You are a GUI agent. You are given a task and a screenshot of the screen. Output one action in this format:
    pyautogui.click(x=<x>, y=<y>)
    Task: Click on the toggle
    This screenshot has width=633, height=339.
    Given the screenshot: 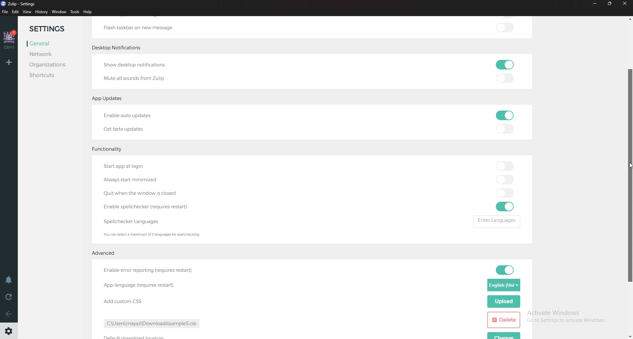 What is the action you would take?
    pyautogui.click(x=506, y=207)
    